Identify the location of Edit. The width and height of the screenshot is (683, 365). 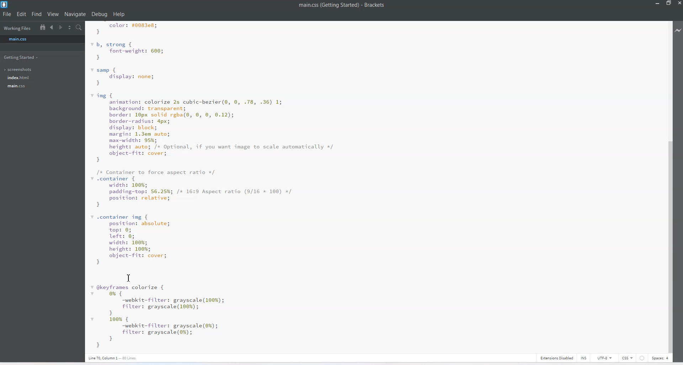
(22, 14).